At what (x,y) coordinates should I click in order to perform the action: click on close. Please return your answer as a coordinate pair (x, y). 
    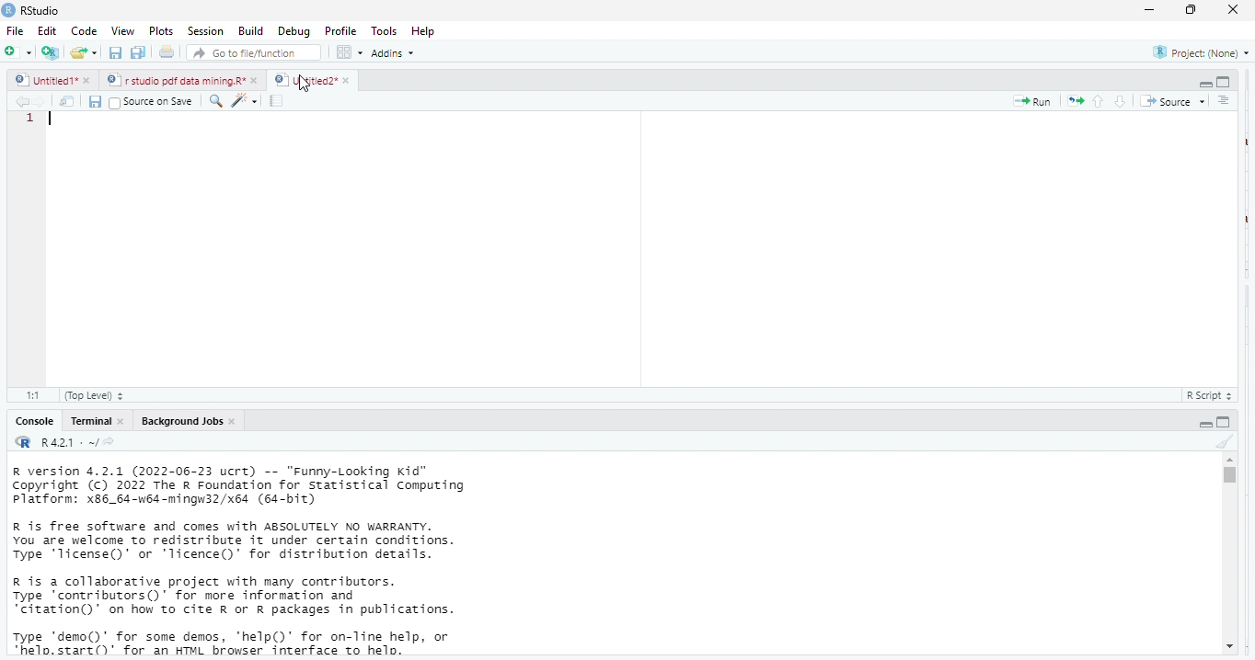
    Looking at the image, I should click on (121, 421).